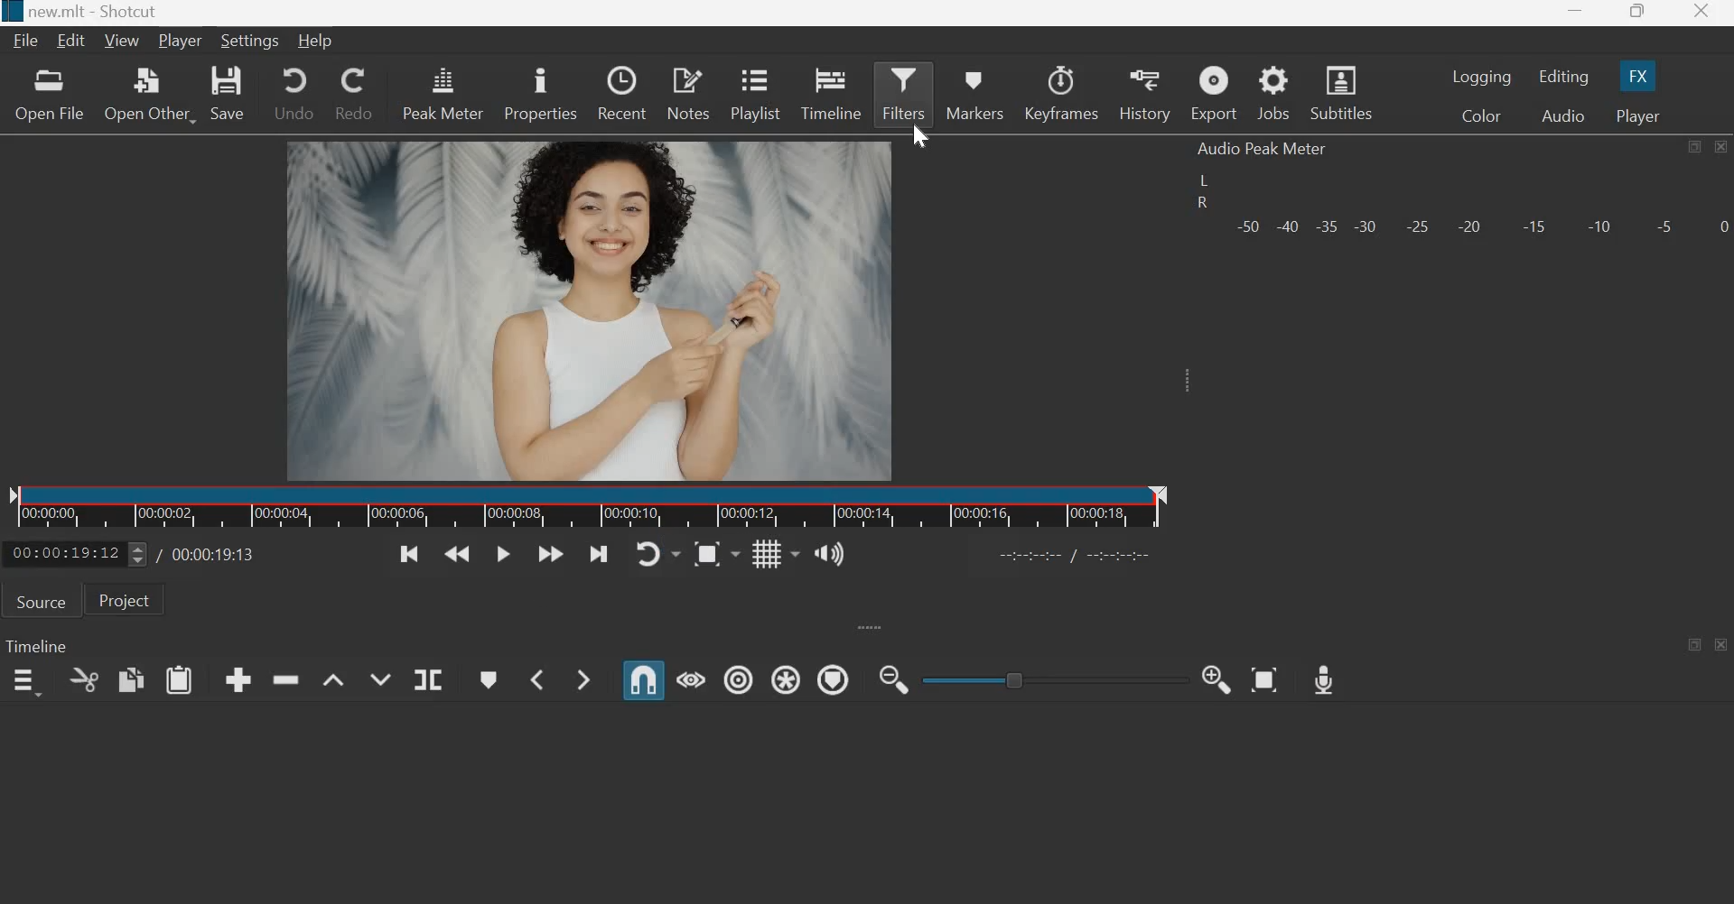 This screenshot has height=904, width=1734. What do you see at coordinates (132, 678) in the screenshot?
I see `copy` at bounding box center [132, 678].